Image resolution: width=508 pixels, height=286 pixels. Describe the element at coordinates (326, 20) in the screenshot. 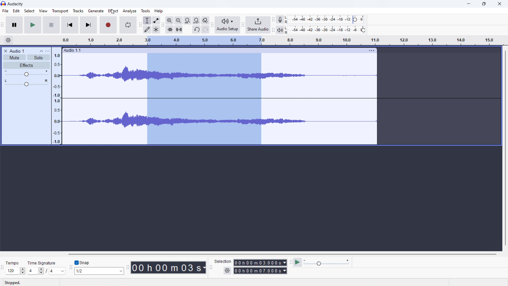

I see `recording level` at that location.